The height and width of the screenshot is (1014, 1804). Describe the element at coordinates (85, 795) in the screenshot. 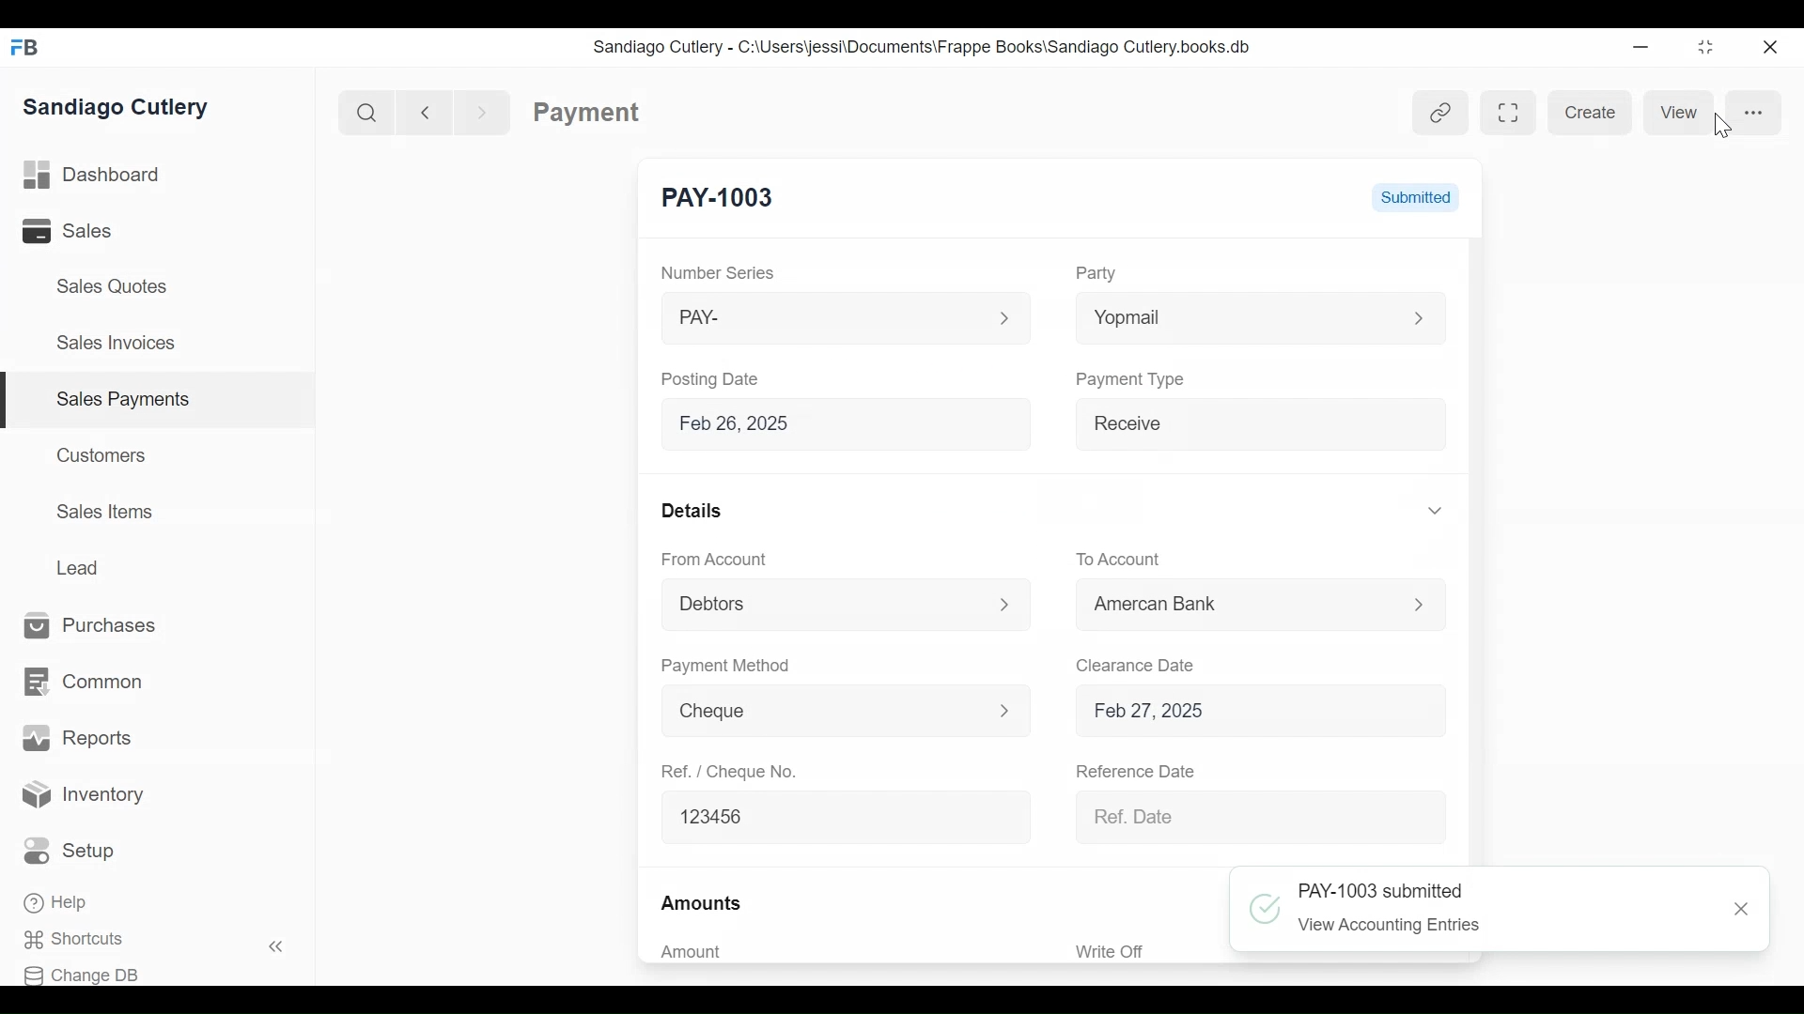

I see `Inventory` at that location.